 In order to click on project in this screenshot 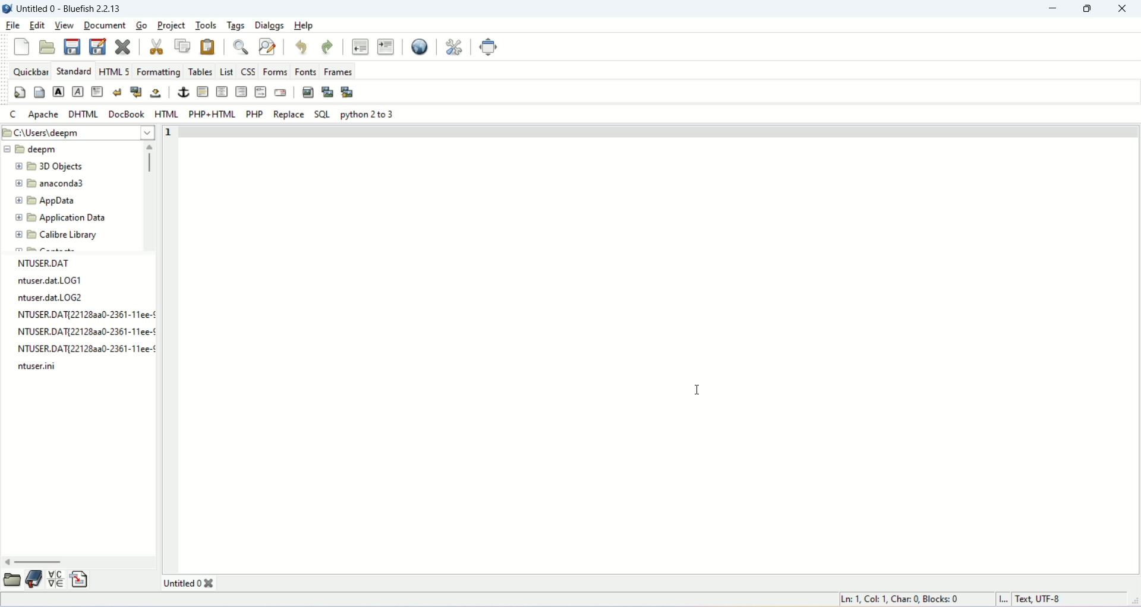, I will do `click(169, 24)`.